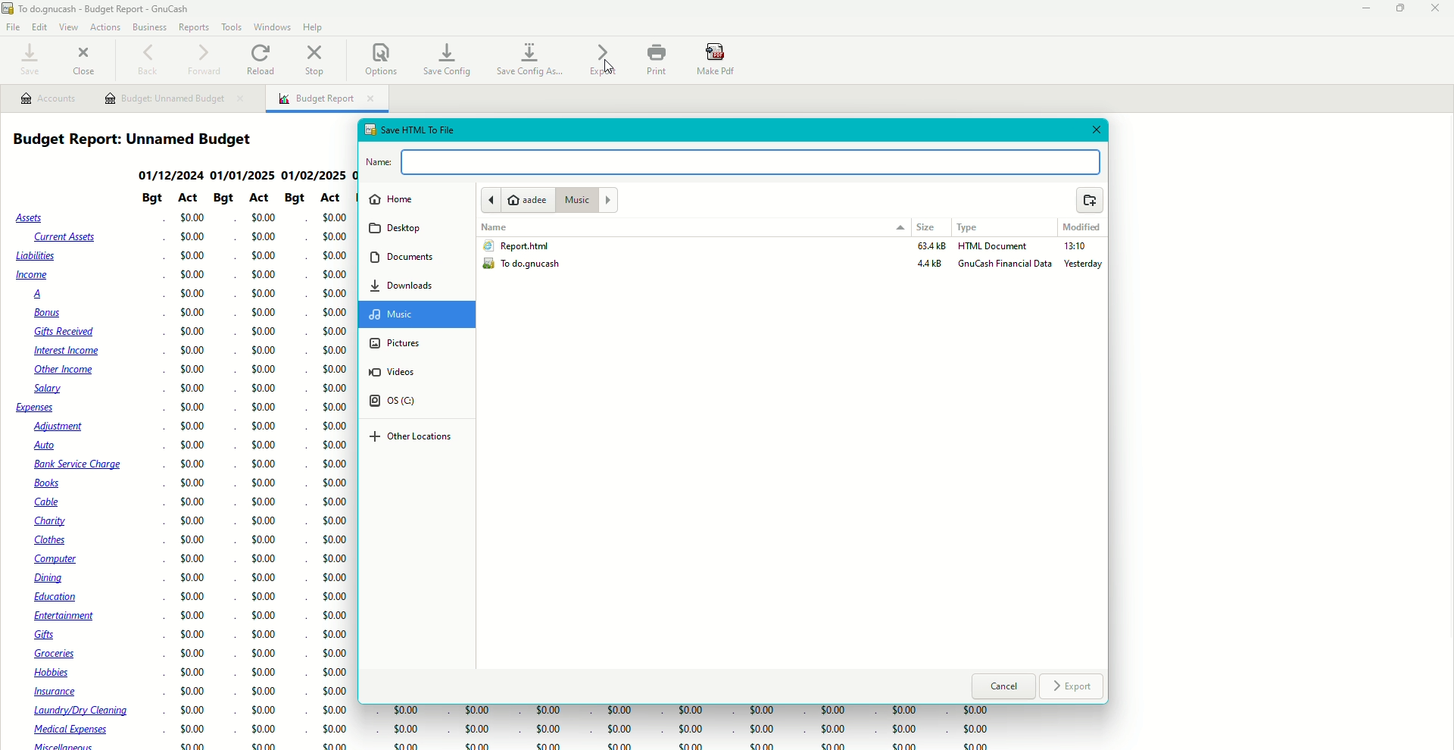 The image size is (1454, 750). What do you see at coordinates (1361, 8) in the screenshot?
I see `Minimize` at bounding box center [1361, 8].